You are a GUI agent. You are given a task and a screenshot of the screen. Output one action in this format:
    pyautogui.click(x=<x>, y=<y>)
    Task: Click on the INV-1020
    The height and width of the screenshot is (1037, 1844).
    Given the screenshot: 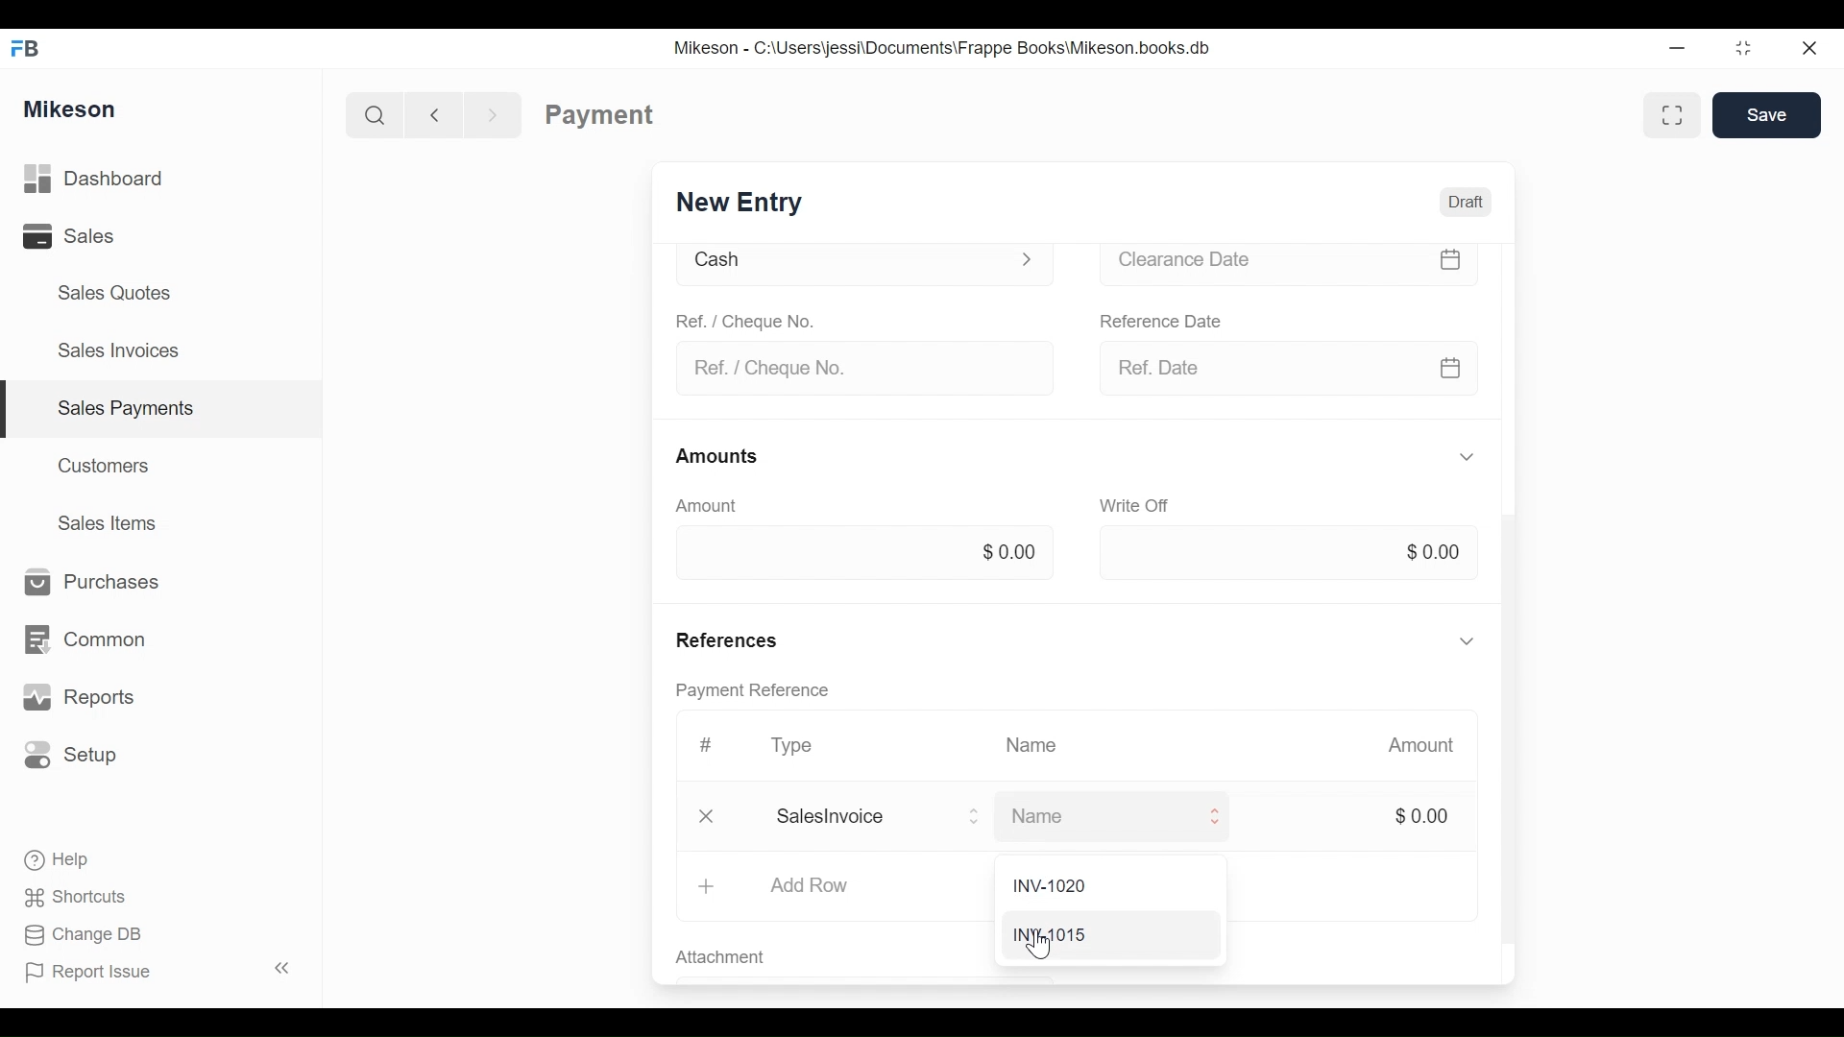 What is the action you would take?
    pyautogui.click(x=1052, y=887)
    